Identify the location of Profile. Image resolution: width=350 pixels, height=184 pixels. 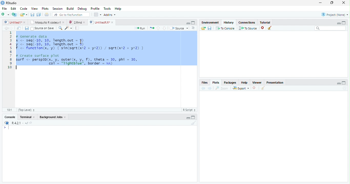
(95, 8).